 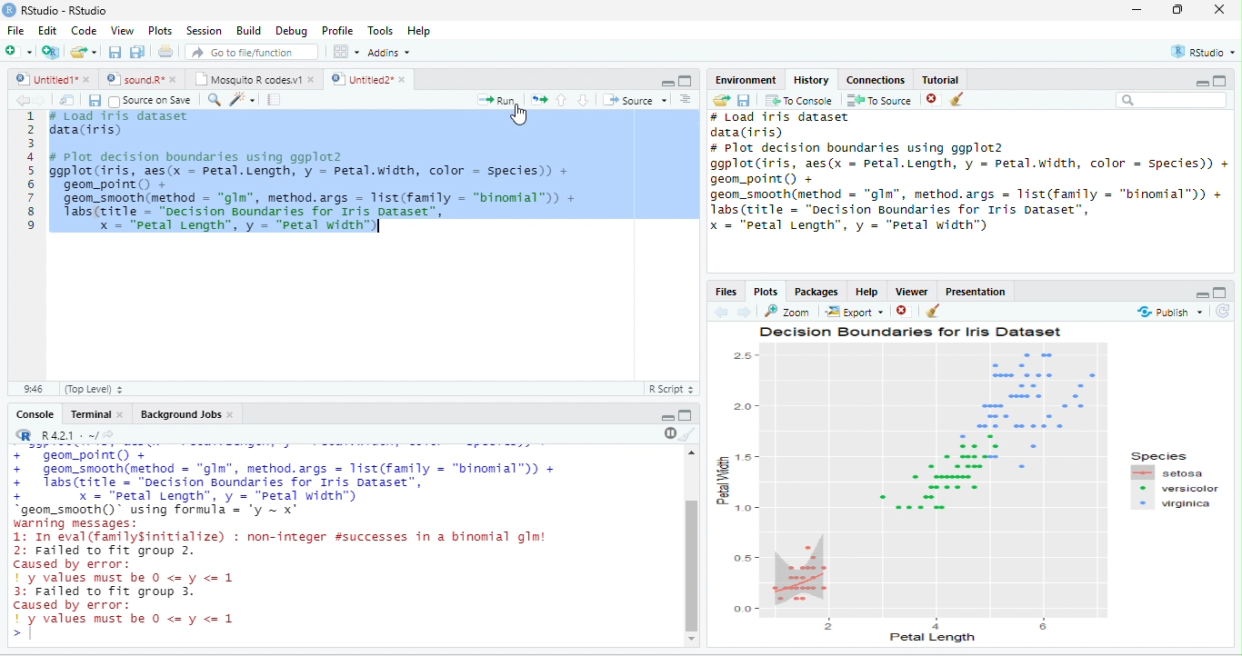 I want to click on minimize, so click(x=668, y=418).